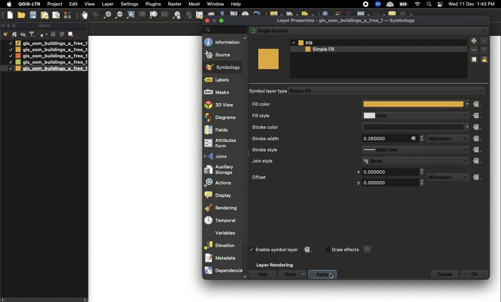 This screenshot has height=302, width=501. Describe the element at coordinates (464, 139) in the screenshot. I see `Drop down` at that location.